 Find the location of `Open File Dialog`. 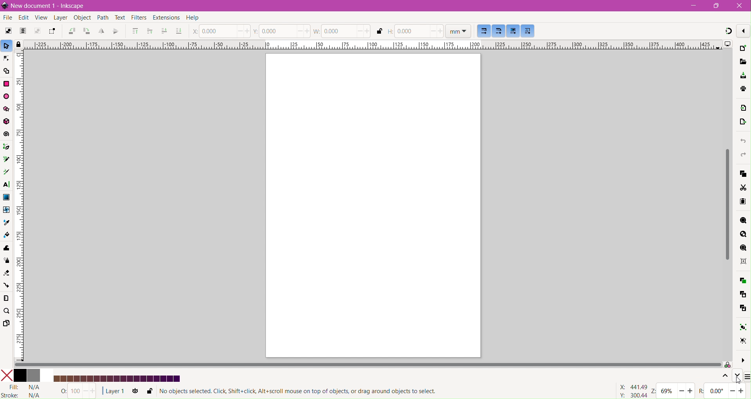

Open File Dialog is located at coordinates (742, 62).